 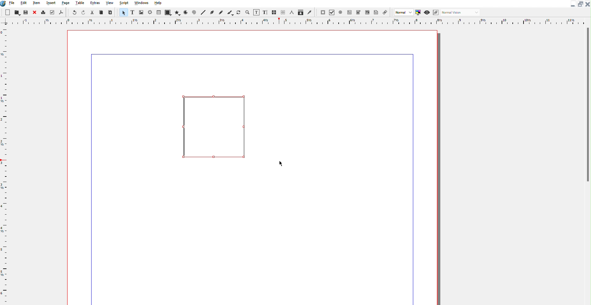 What do you see at coordinates (80, 4) in the screenshot?
I see `Table` at bounding box center [80, 4].